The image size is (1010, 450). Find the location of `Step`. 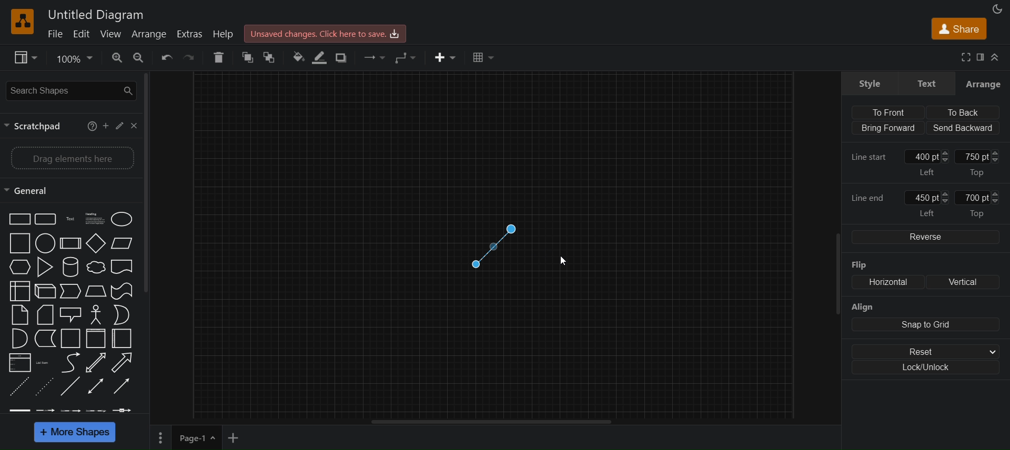

Step is located at coordinates (70, 292).